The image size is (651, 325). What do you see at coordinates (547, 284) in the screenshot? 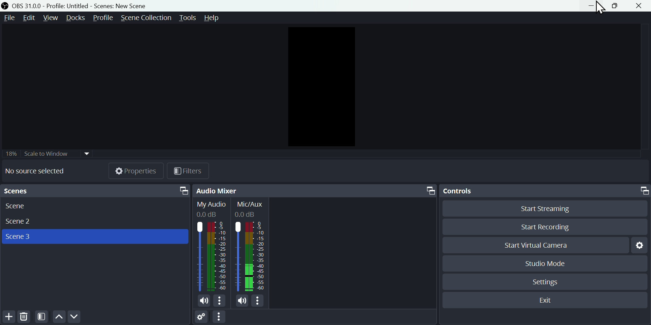
I see `Settings` at bounding box center [547, 284].